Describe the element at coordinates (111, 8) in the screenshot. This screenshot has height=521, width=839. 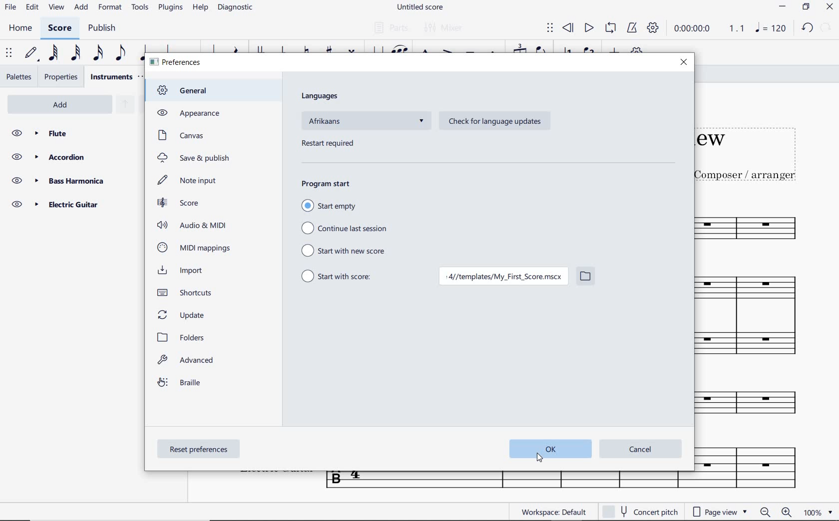
I see `format` at that location.